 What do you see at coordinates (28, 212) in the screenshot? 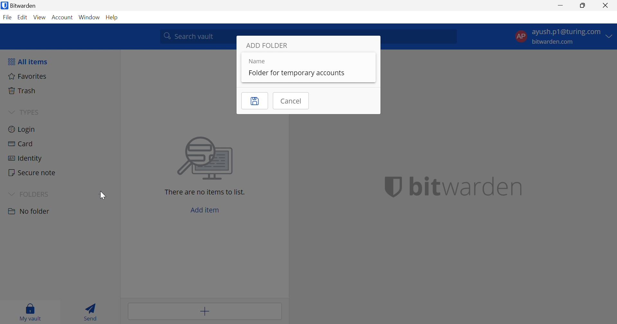
I see `No Folder` at bounding box center [28, 212].